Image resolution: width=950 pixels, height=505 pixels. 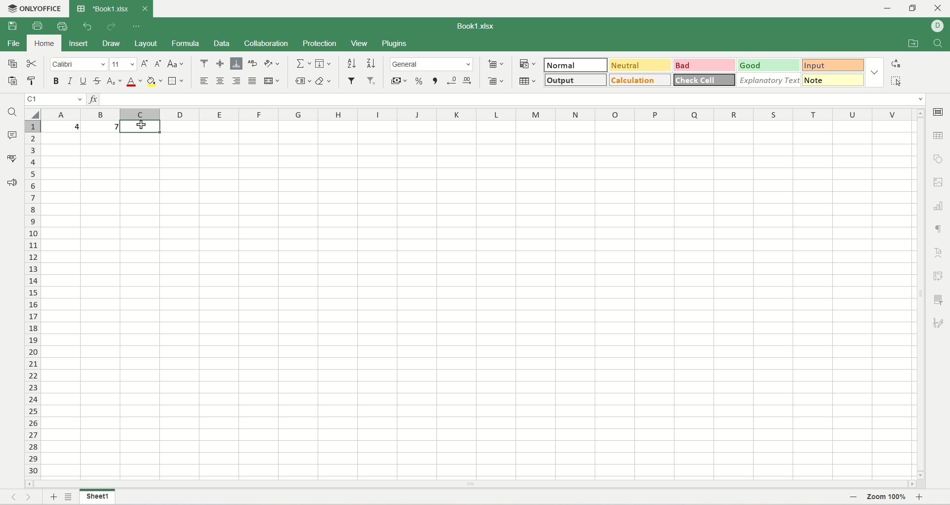 What do you see at coordinates (641, 64) in the screenshot?
I see `neutral` at bounding box center [641, 64].